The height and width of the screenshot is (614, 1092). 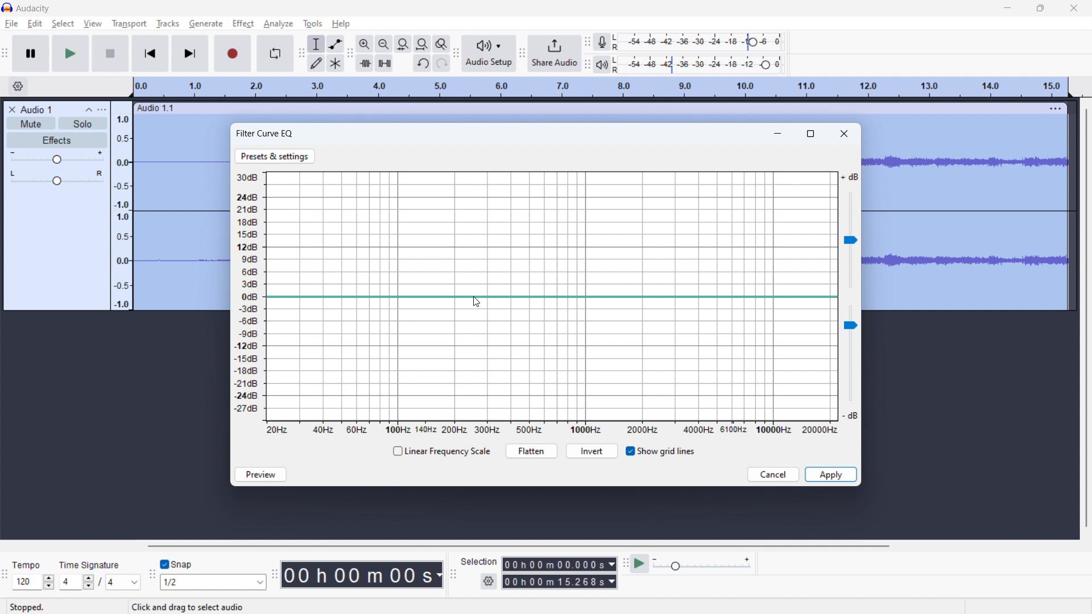 What do you see at coordinates (490, 53) in the screenshot?
I see `audio setup` at bounding box center [490, 53].